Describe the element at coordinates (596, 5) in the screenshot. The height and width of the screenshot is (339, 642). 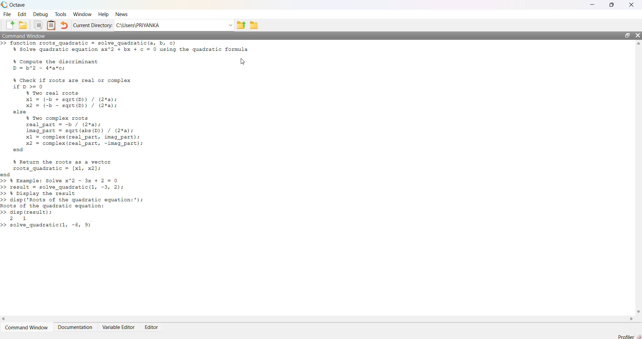
I see `Minimize` at that location.